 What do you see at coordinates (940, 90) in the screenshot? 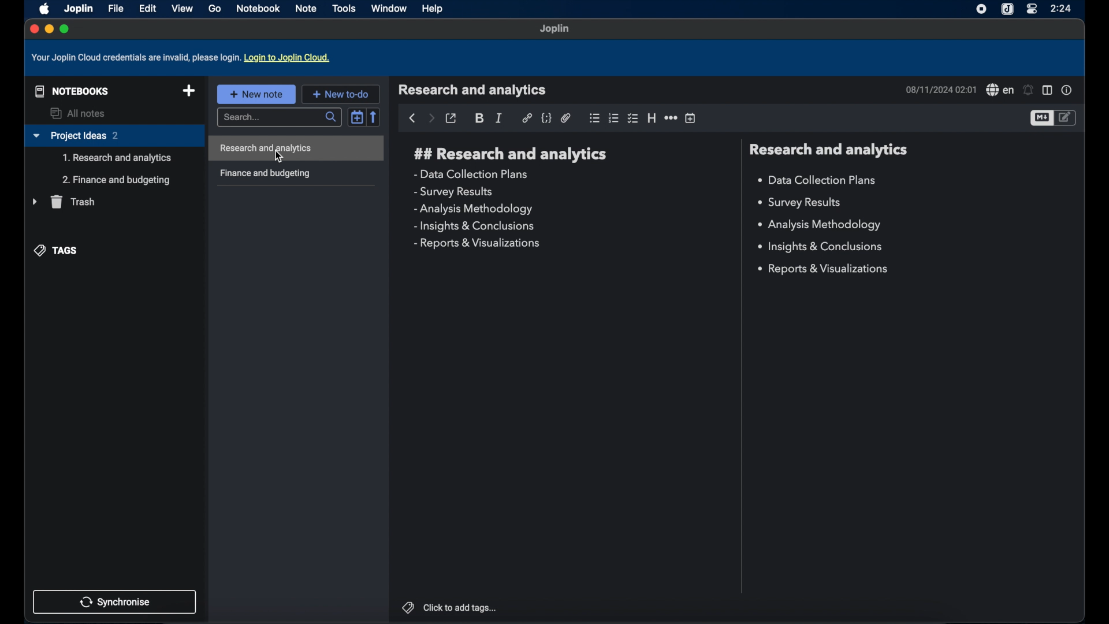
I see `08/11/2024 02:01` at bounding box center [940, 90].